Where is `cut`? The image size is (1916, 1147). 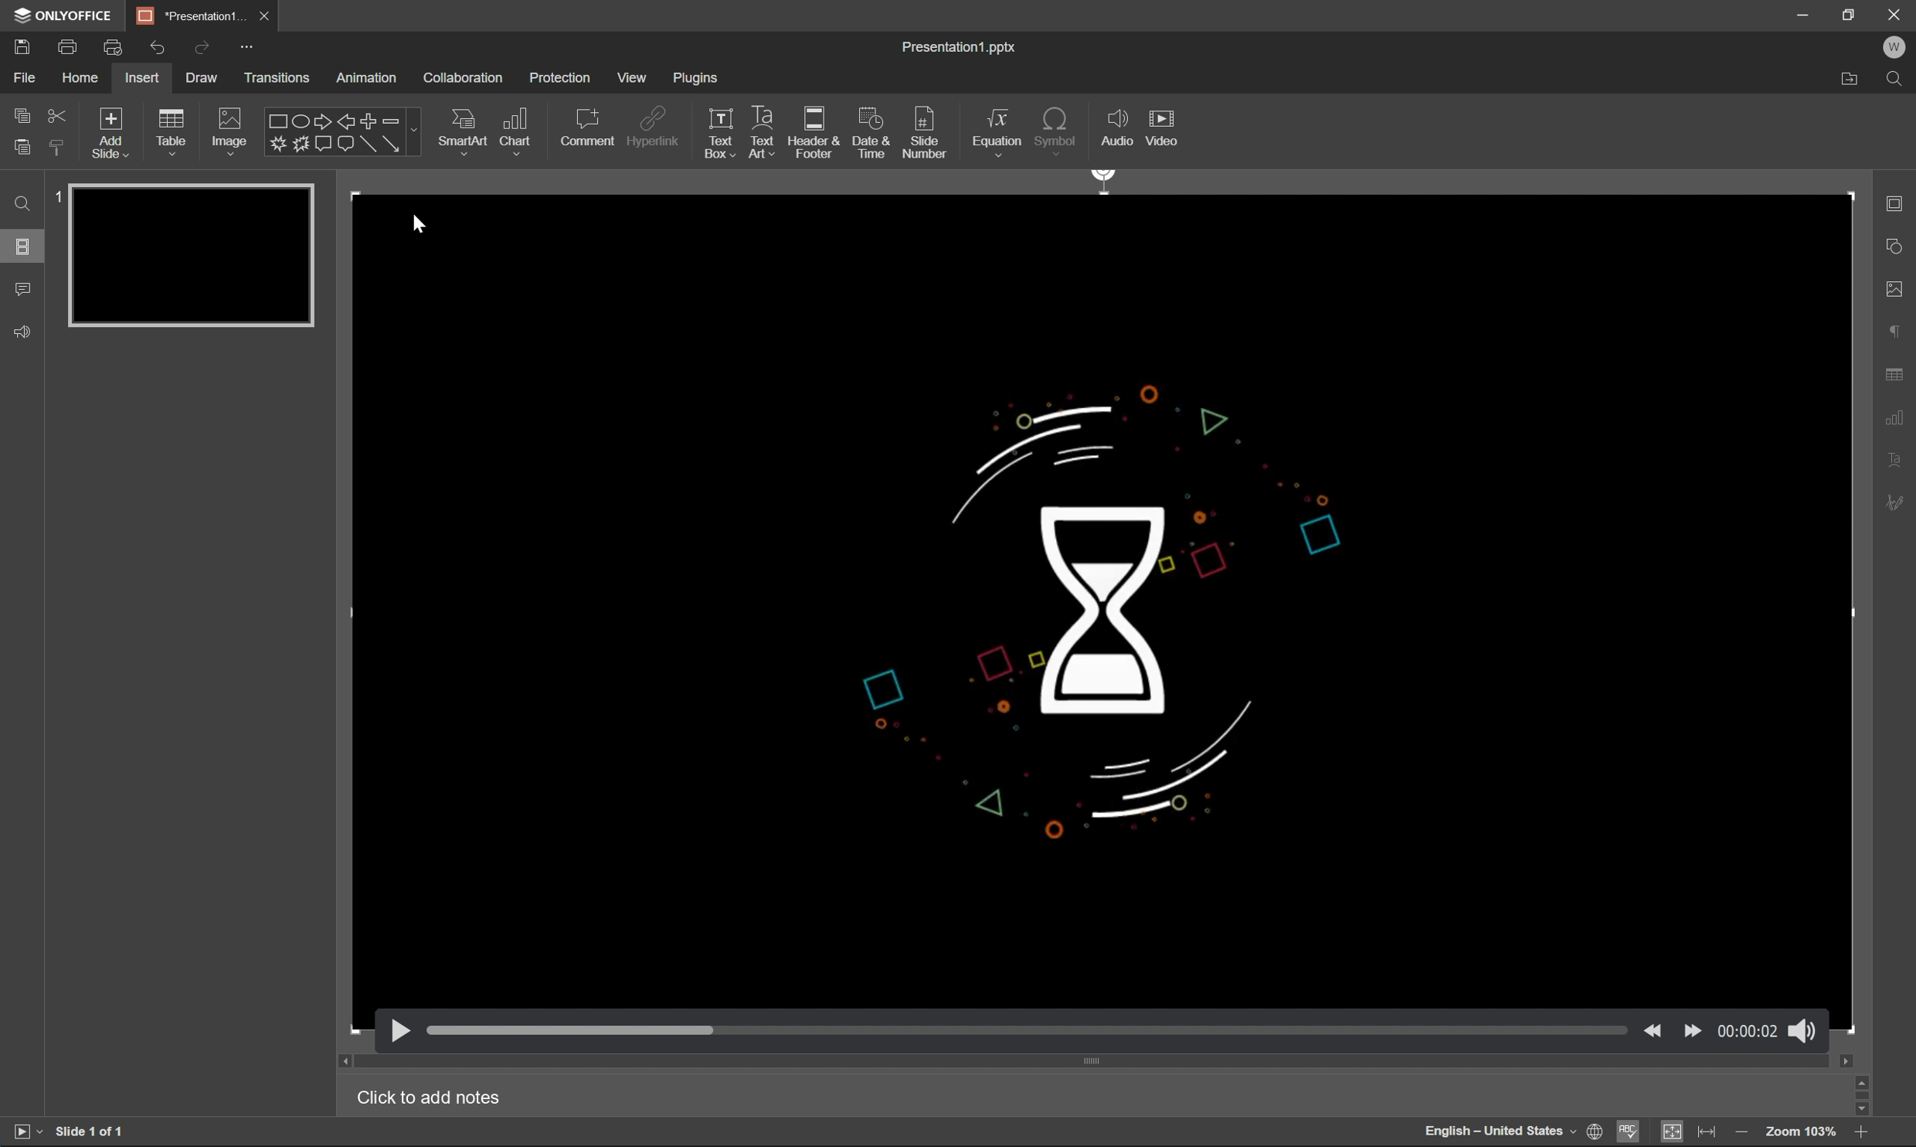
cut is located at coordinates (59, 114).